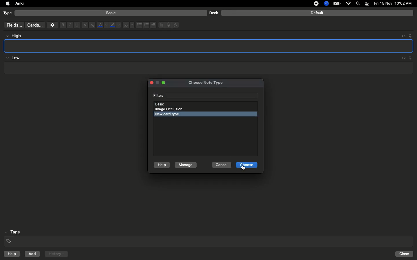 The height and width of the screenshot is (260, 417). I want to click on History, so click(56, 254).